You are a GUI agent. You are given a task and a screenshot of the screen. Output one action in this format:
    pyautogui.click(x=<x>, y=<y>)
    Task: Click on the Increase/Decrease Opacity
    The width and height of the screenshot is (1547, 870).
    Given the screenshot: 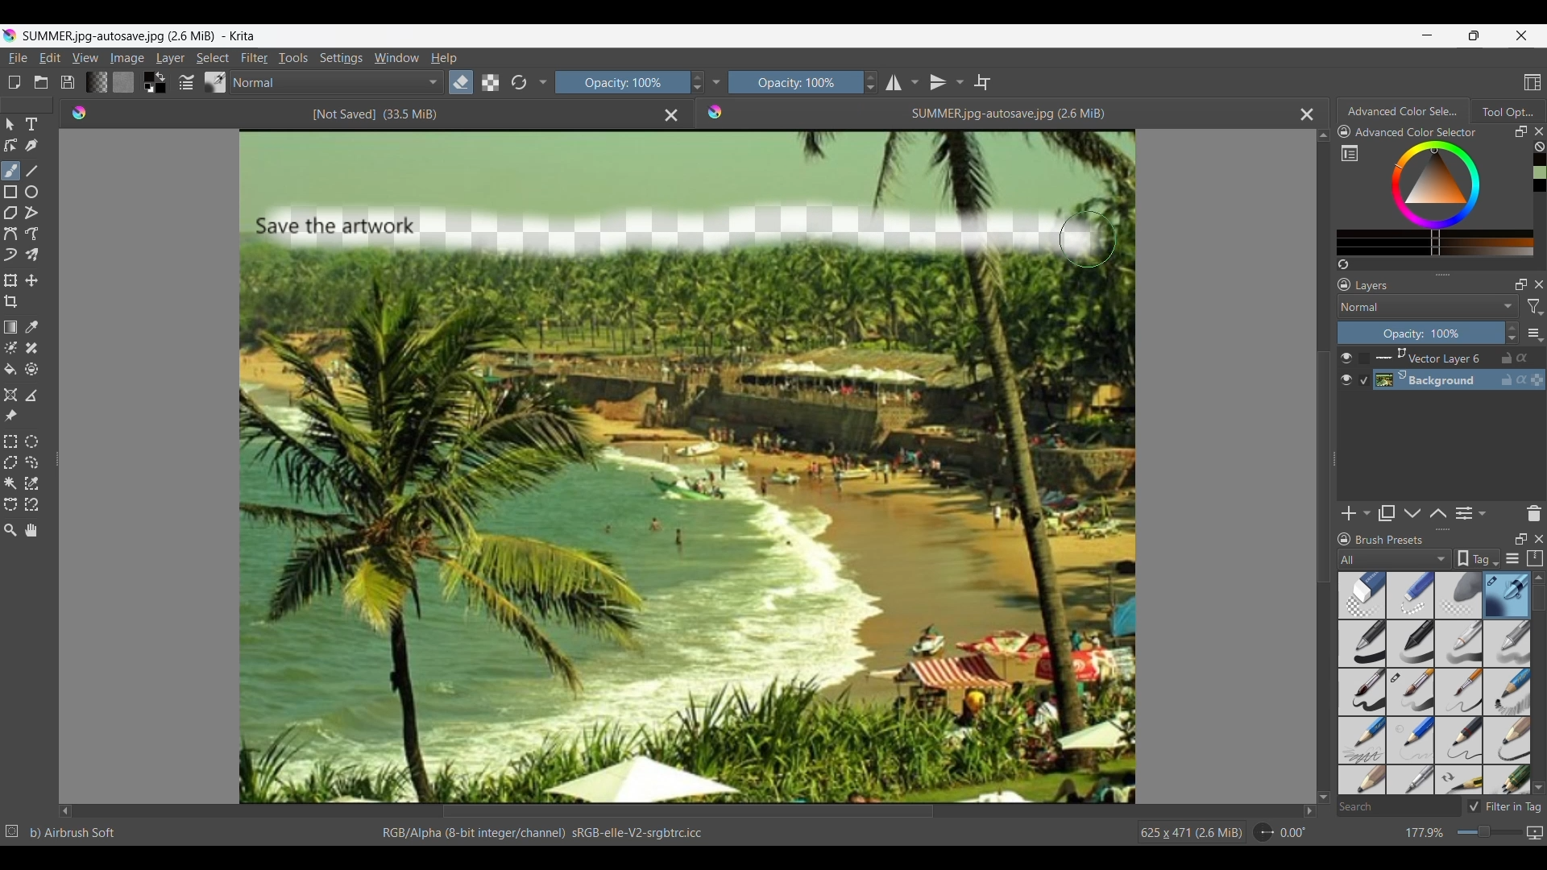 What is the action you would take?
    pyautogui.click(x=695, y=83)
    